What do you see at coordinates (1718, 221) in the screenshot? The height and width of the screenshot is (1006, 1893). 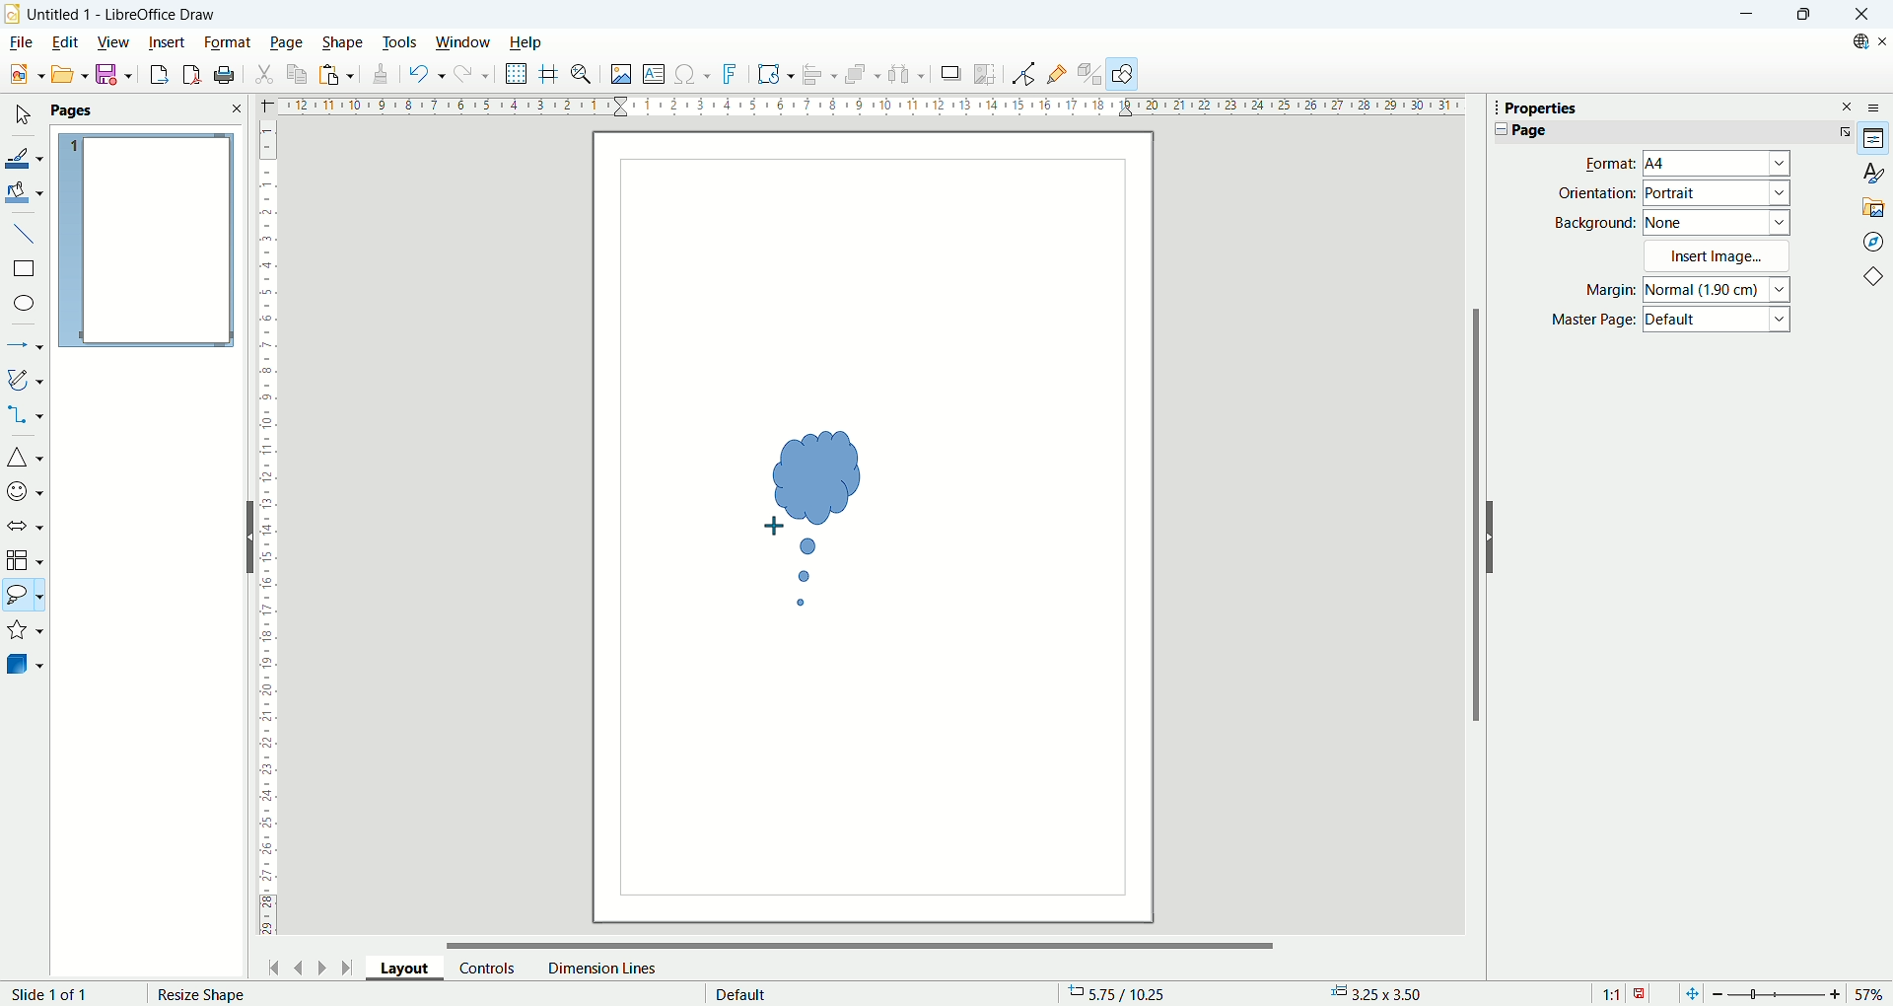 I see `None` at bounding box center [1718, 221].